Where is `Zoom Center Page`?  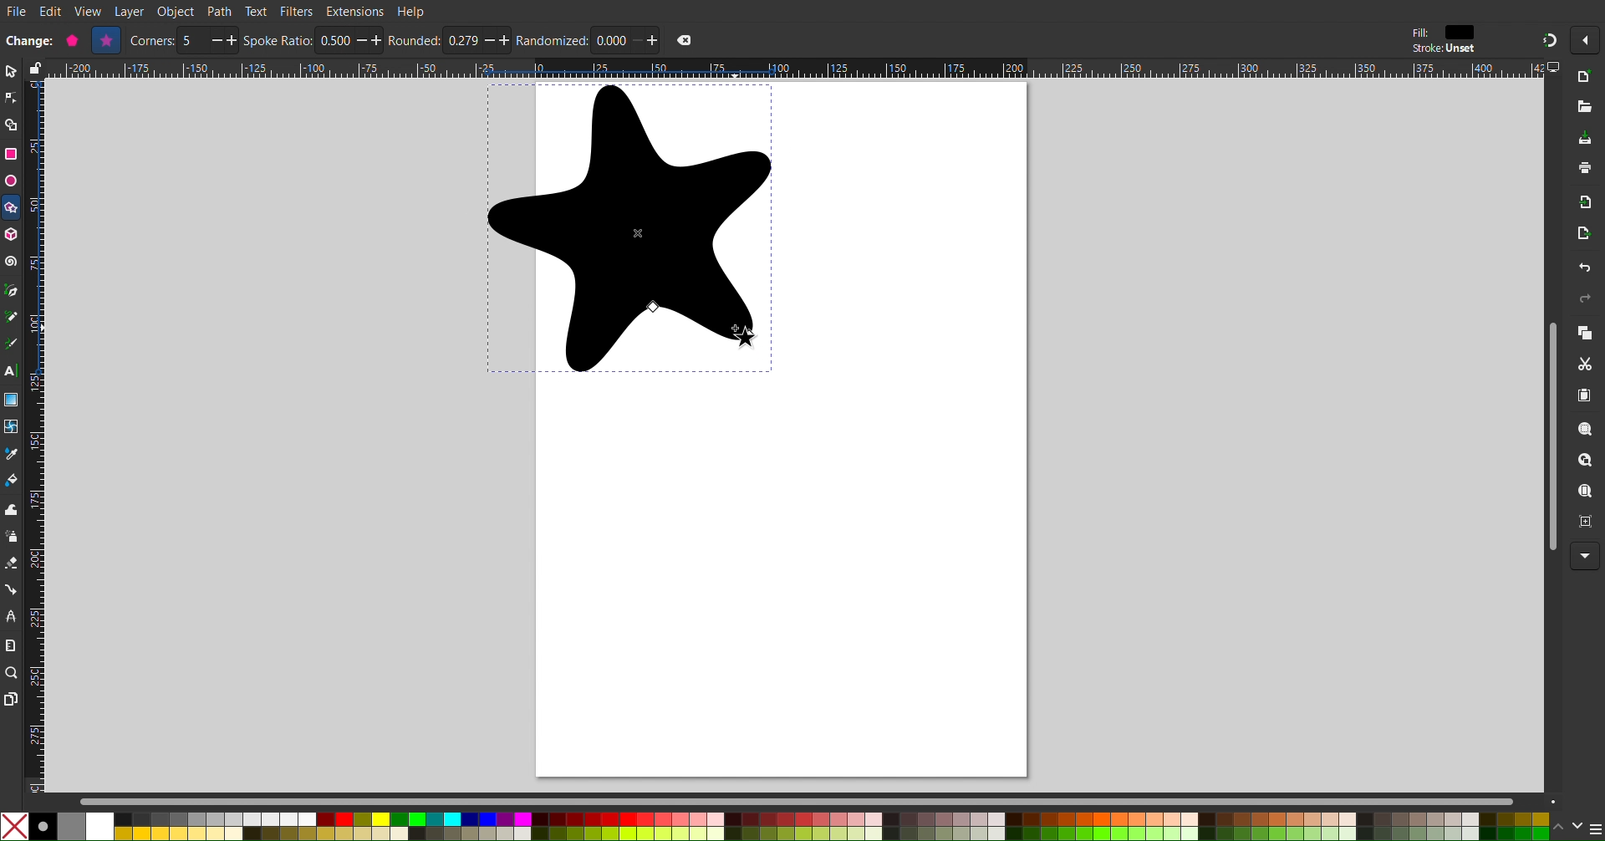 Zoom Center Page is located at coordinates (1587, 526).